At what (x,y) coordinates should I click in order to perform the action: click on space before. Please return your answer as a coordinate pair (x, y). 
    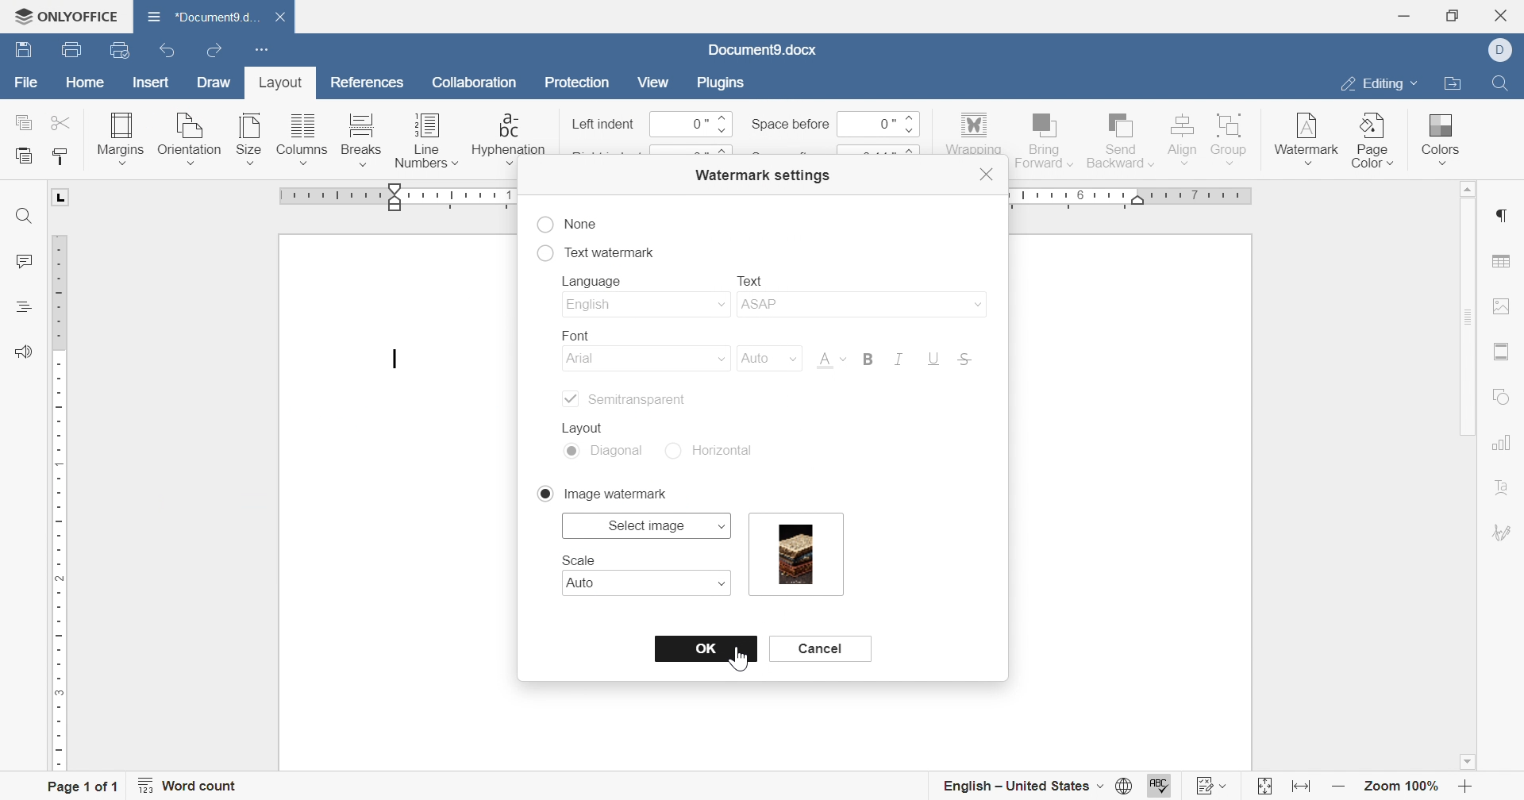
    Looking at the image, I should click on (790, 124).